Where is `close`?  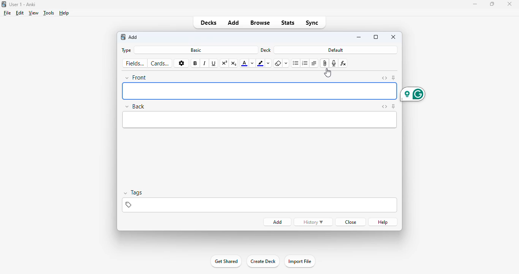 close is located at coordinates (510, 4).